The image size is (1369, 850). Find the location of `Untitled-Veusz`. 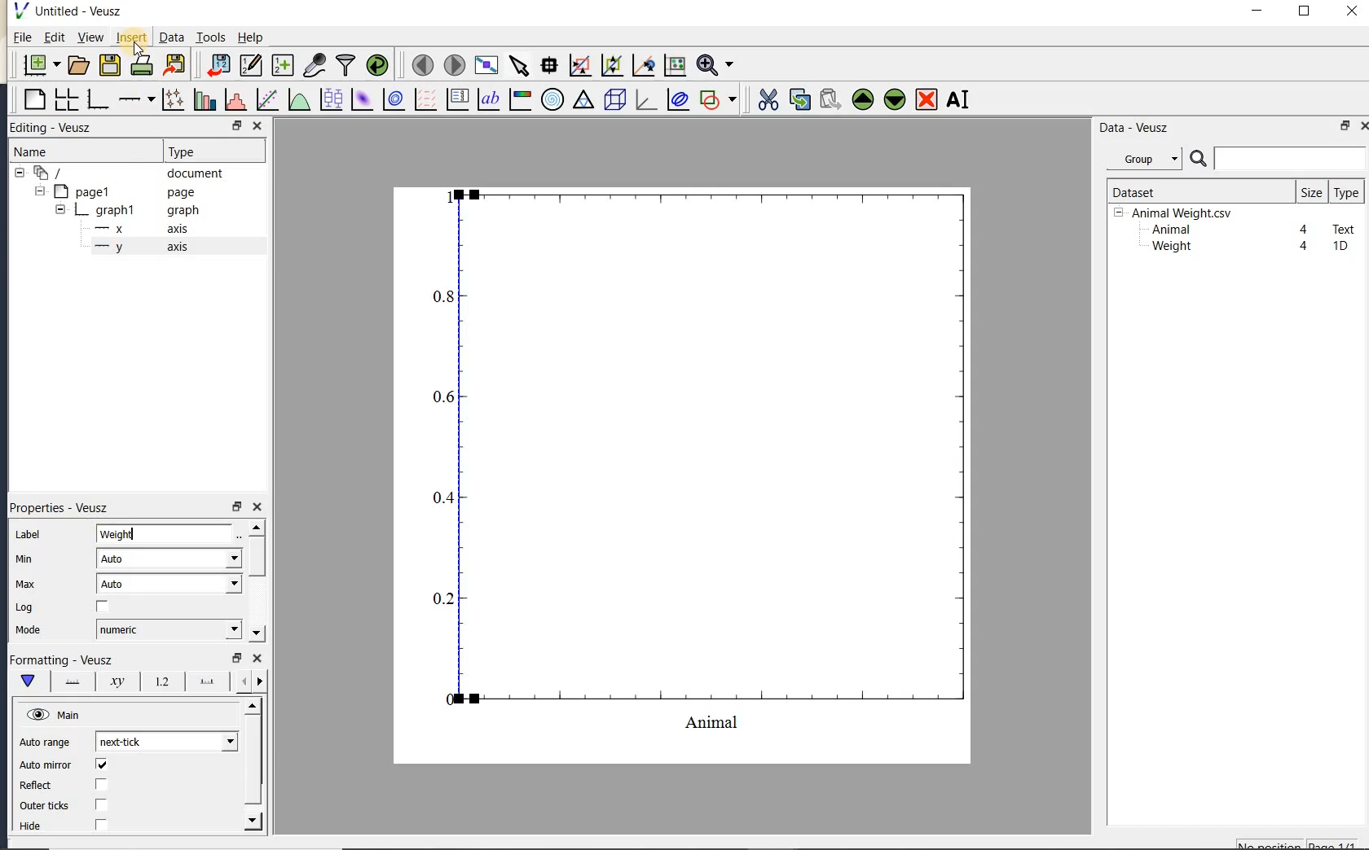

Untitled-Veusz is located at coordinates (73, 11).